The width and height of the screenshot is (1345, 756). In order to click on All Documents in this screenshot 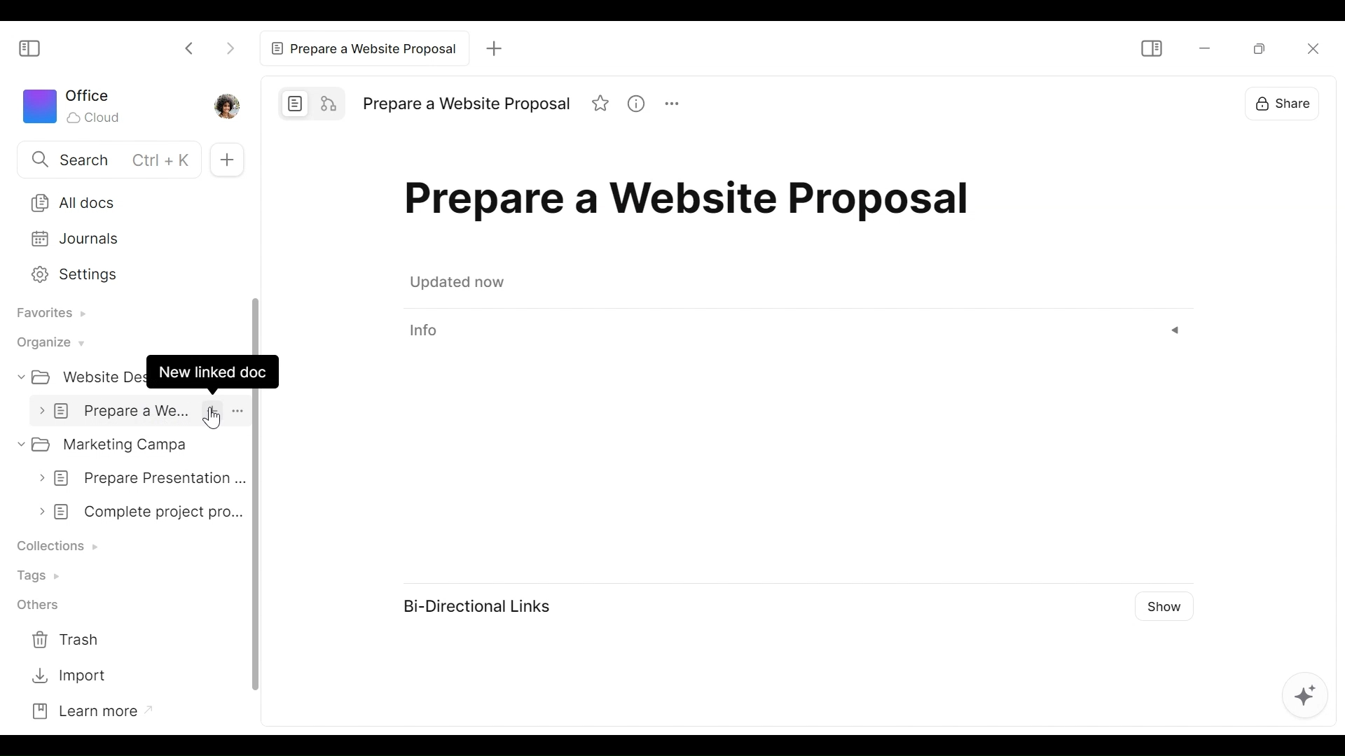, I will do `click(127, 202)`.